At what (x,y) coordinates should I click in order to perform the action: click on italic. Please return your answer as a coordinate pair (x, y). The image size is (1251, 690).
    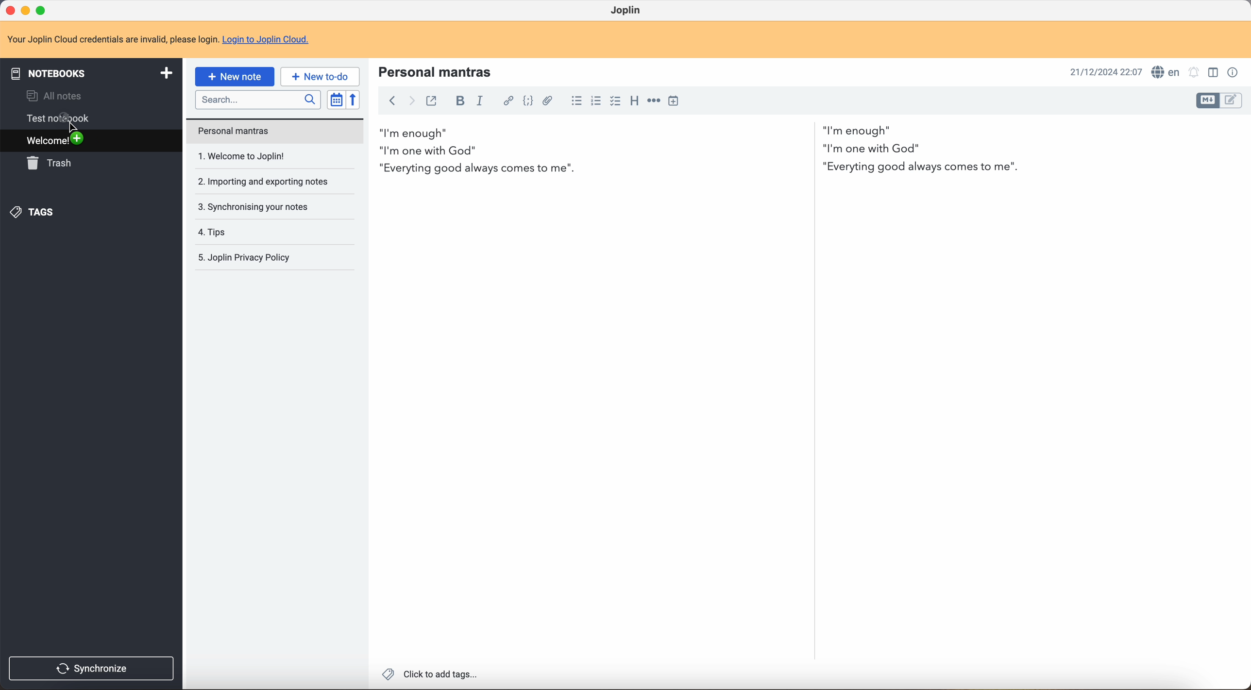
    Looking at the image, I should click on (482, 101).